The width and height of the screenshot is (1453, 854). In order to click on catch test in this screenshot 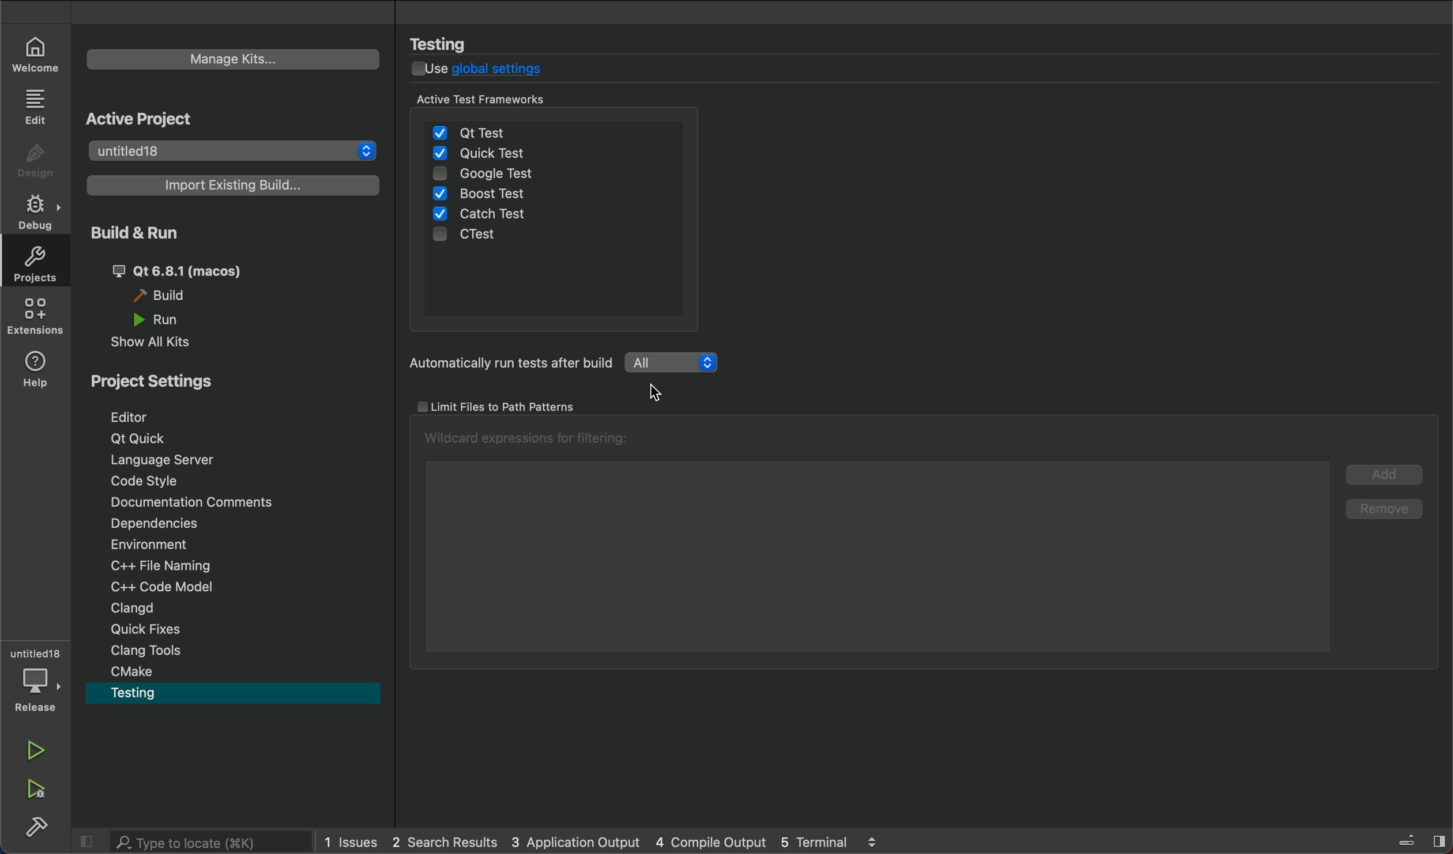, I will do `click(481, 213)`.